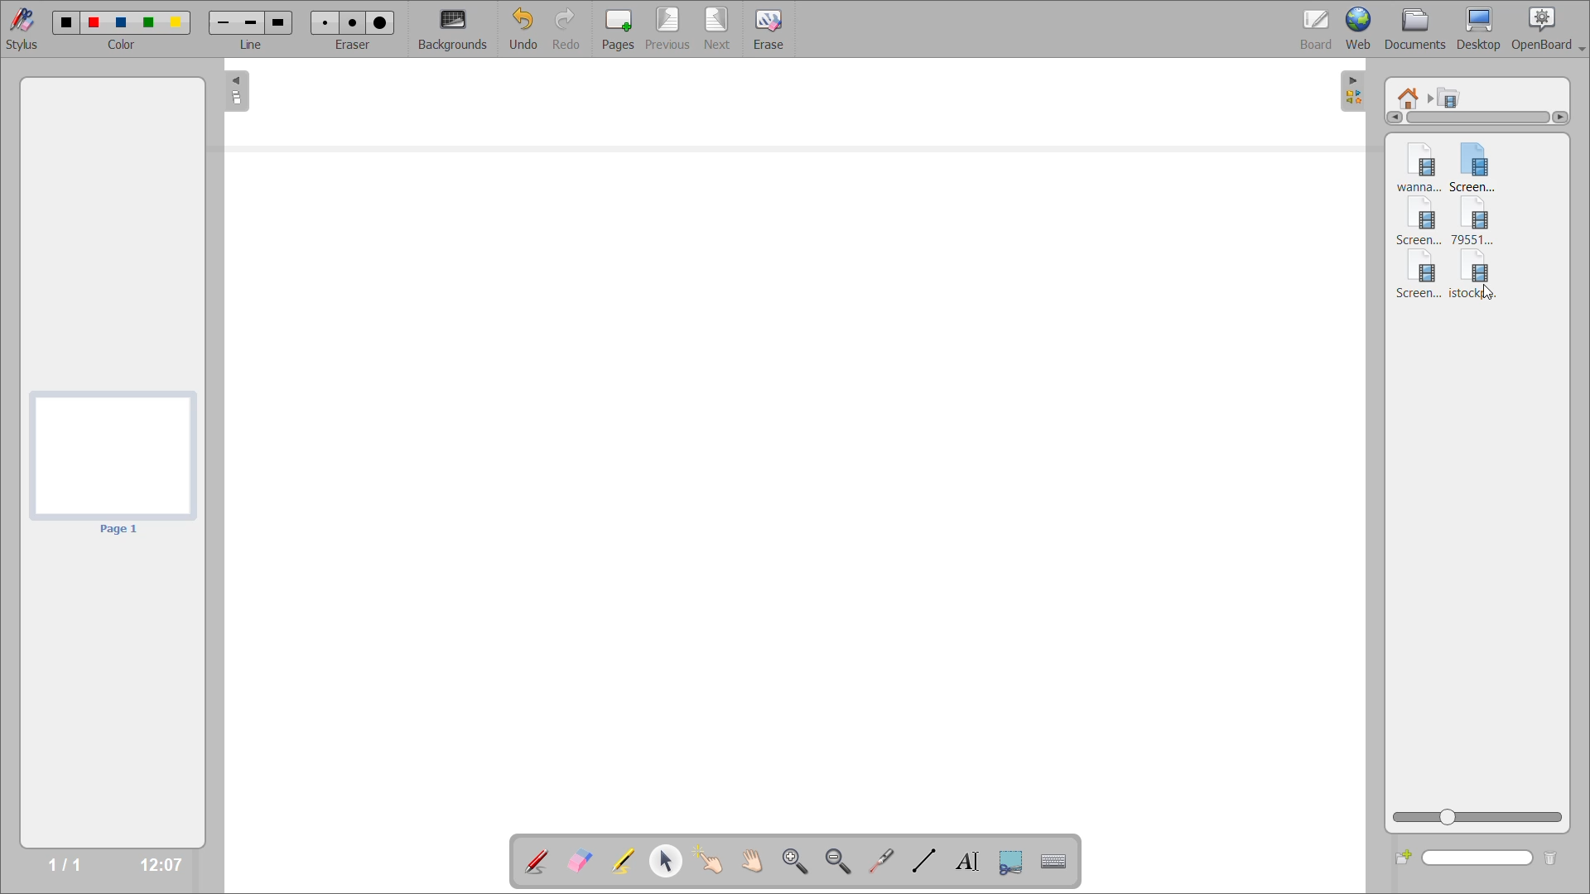 Image resolution: width=1590 pixels, height=894 pixels. I want to click on backgrounds, so click(455, 28).